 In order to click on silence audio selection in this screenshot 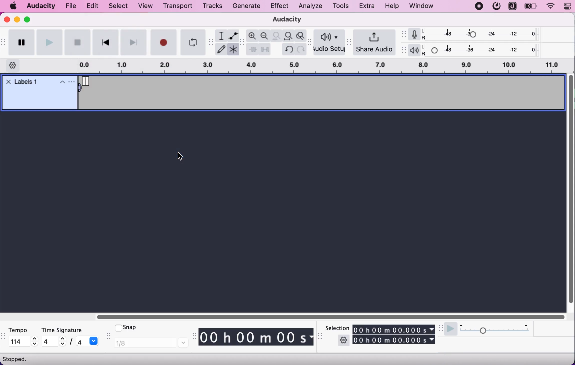, I will do `click(265, 49)`.